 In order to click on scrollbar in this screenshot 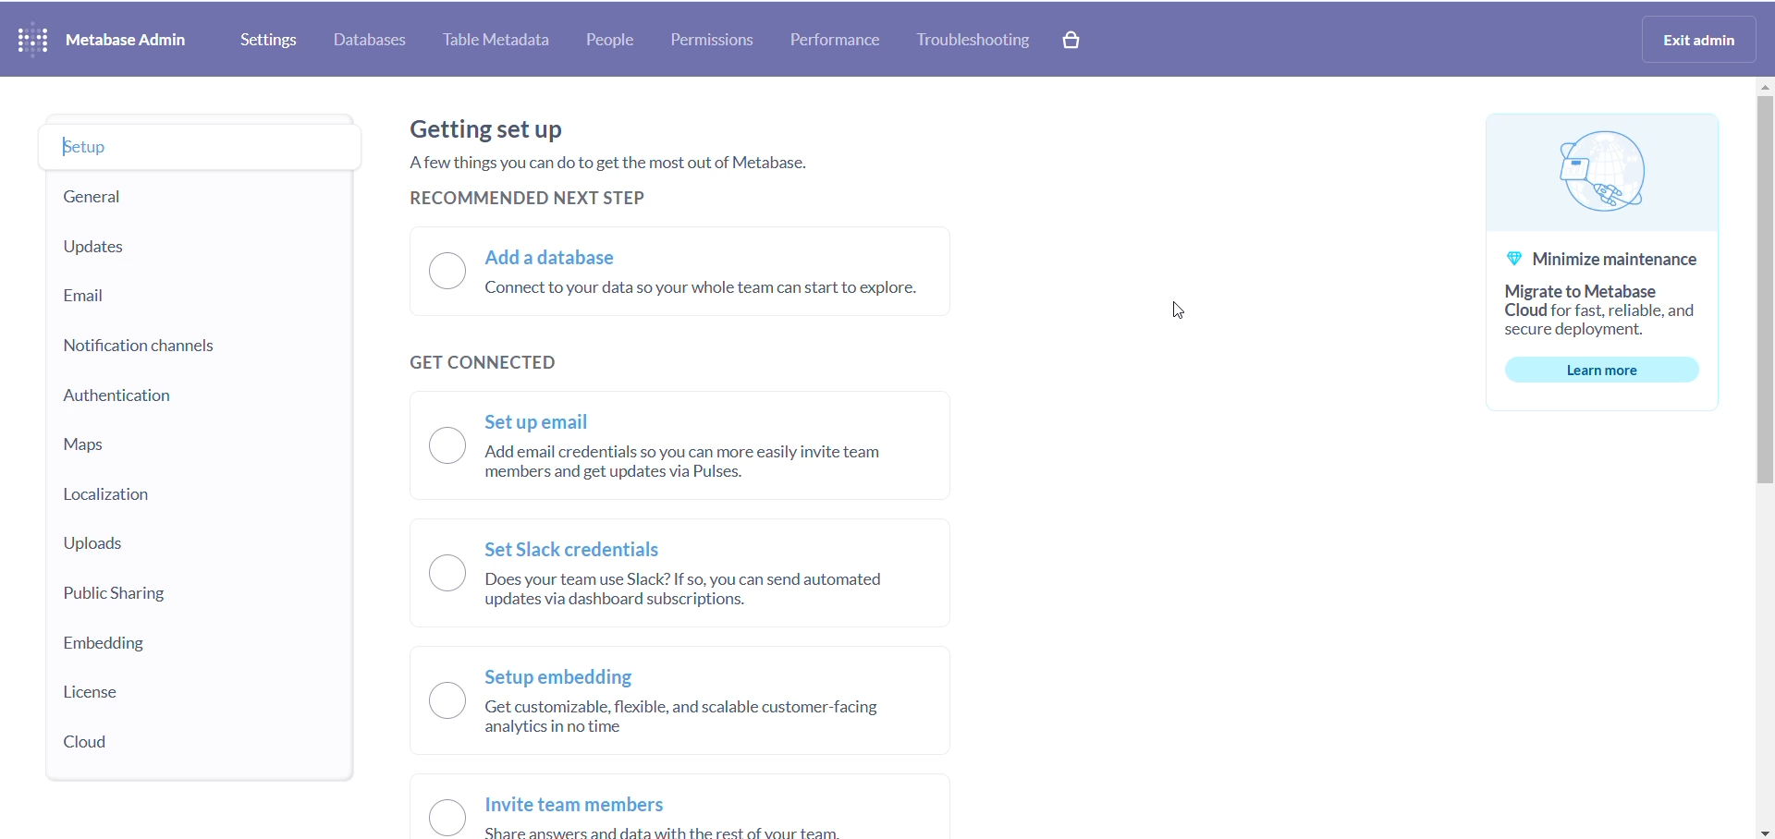, I will do `click(1764, 289)`.